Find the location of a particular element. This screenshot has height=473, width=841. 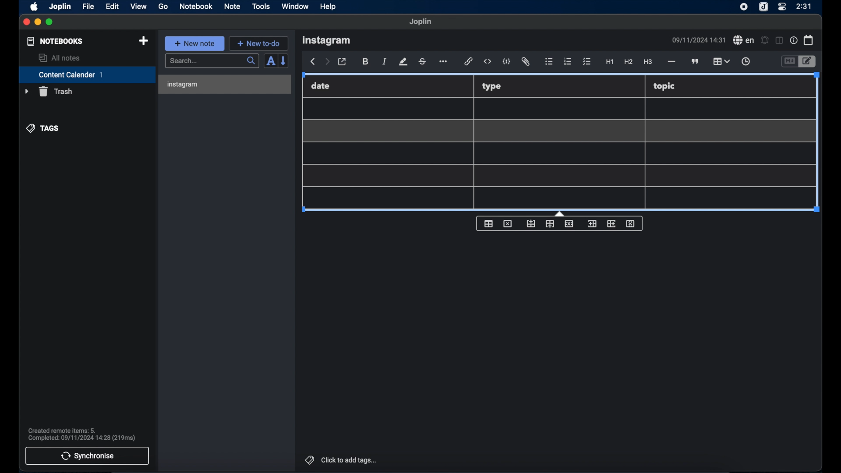

Created remote items: 5.
‘Completed: 09/11/2024 14:28 (219ms) is located at coordinates (82, 433).